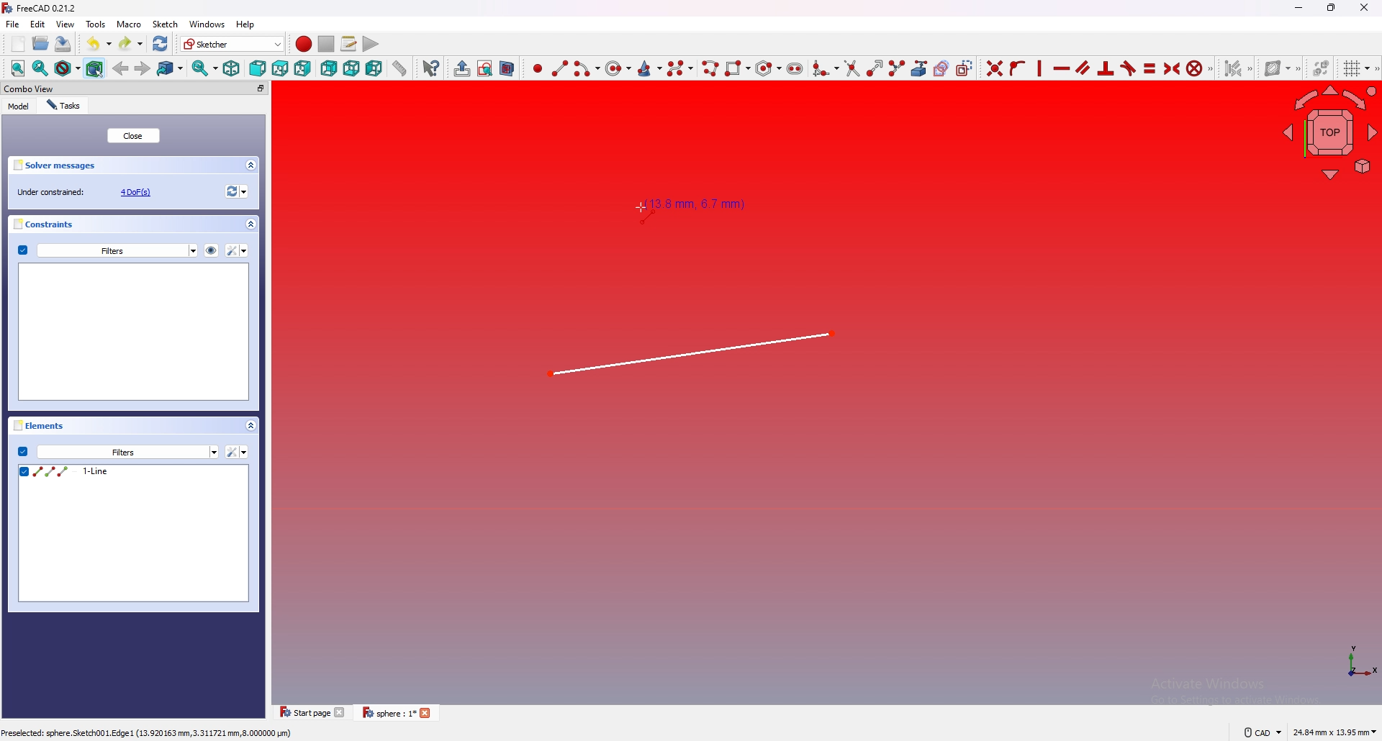 This screenshot has height=741, width=1382. What do you see at coordinates (38, 25) in the screenshot?
I see `Edit` at bounding box center [38, 25].